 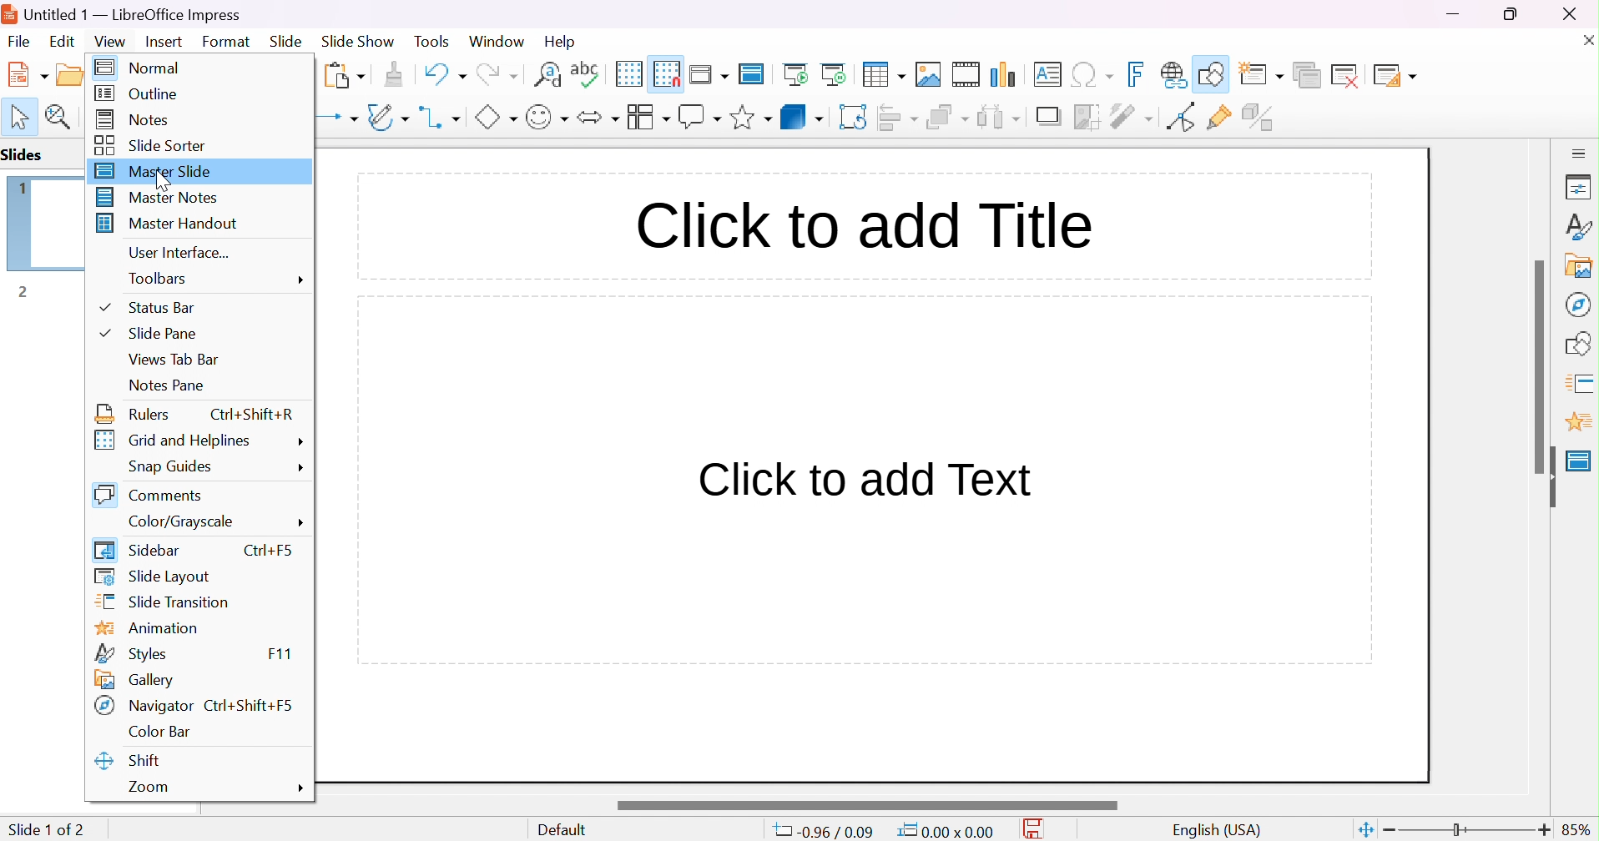 I want to click on close, so click(x=1585, y=39).